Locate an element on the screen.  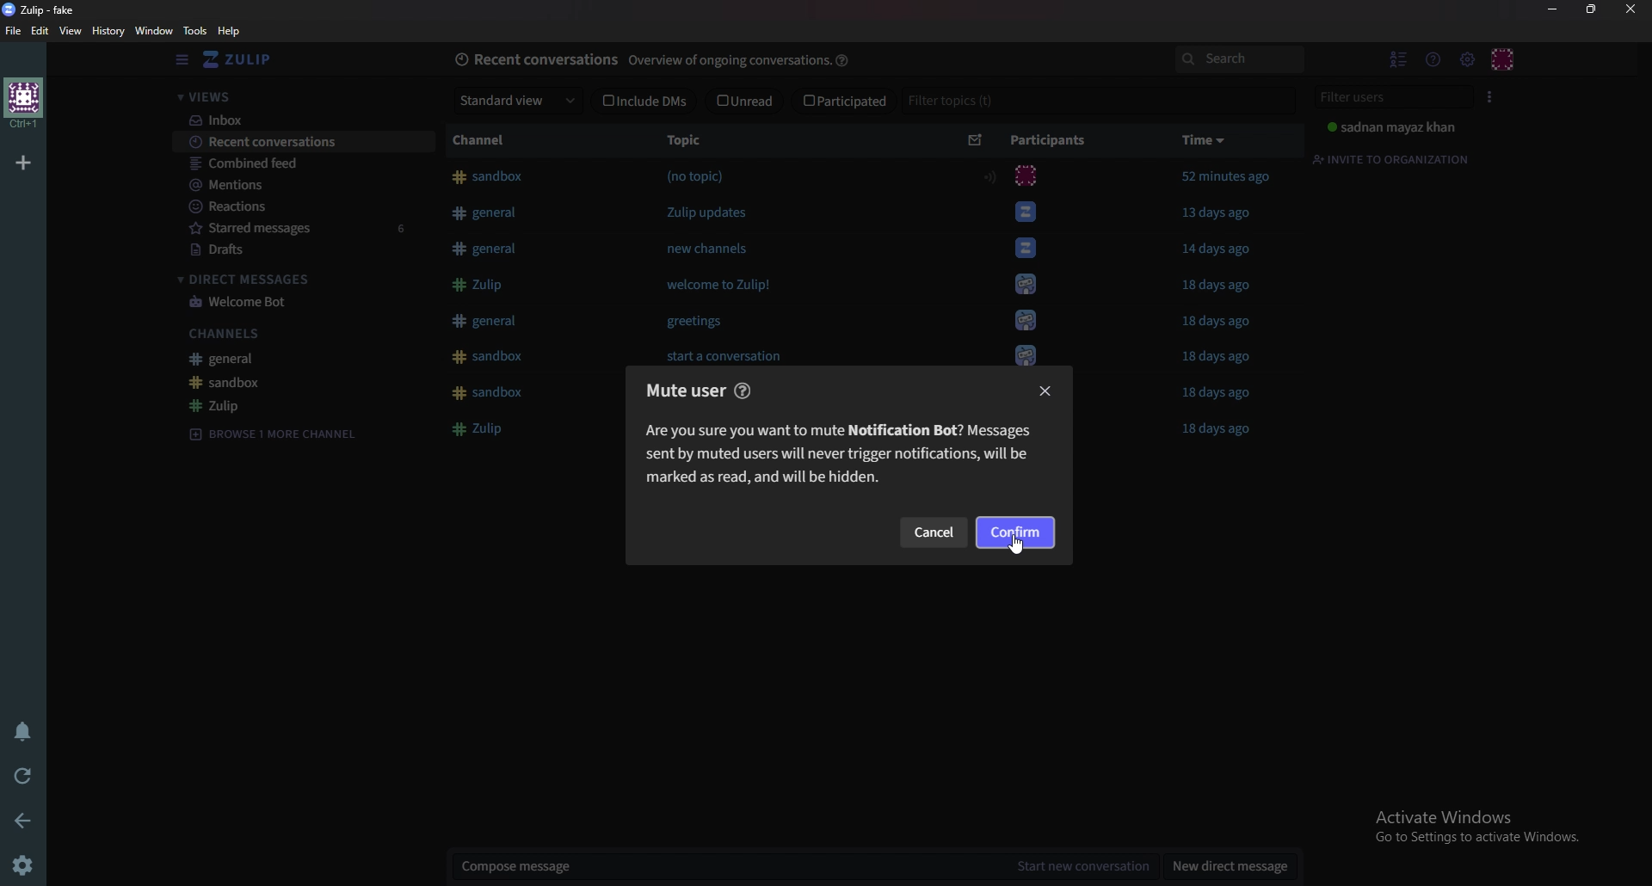
Time is located at coordinates (1205, 140).